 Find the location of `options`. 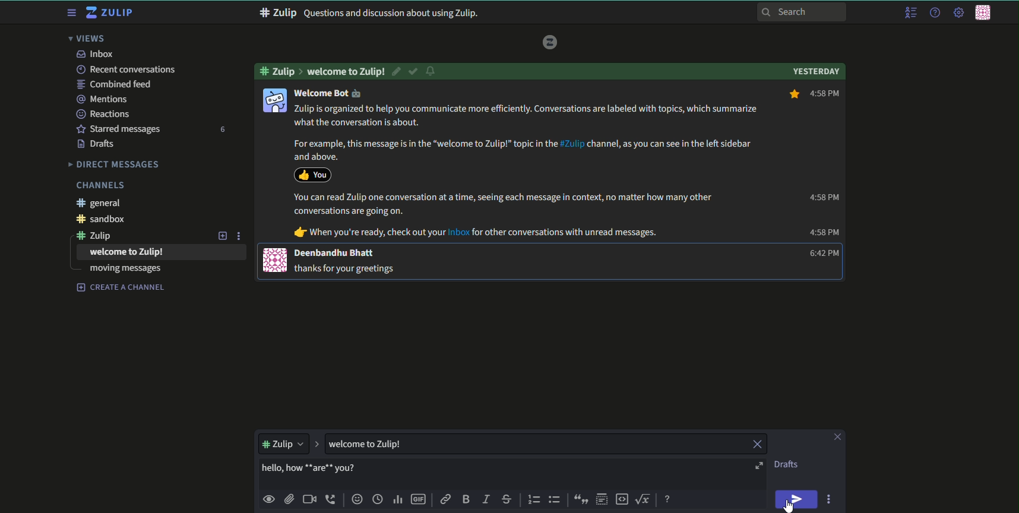

options is located at coordinates (831, 499).